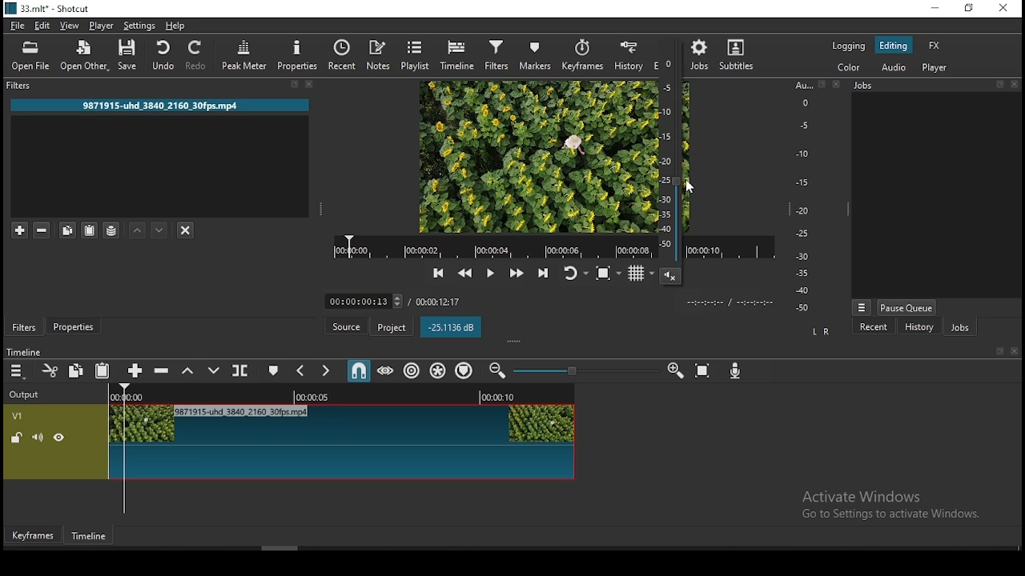 The height and width of the screenshot is (576, 1025). I want to click on source, so click(350, 327).